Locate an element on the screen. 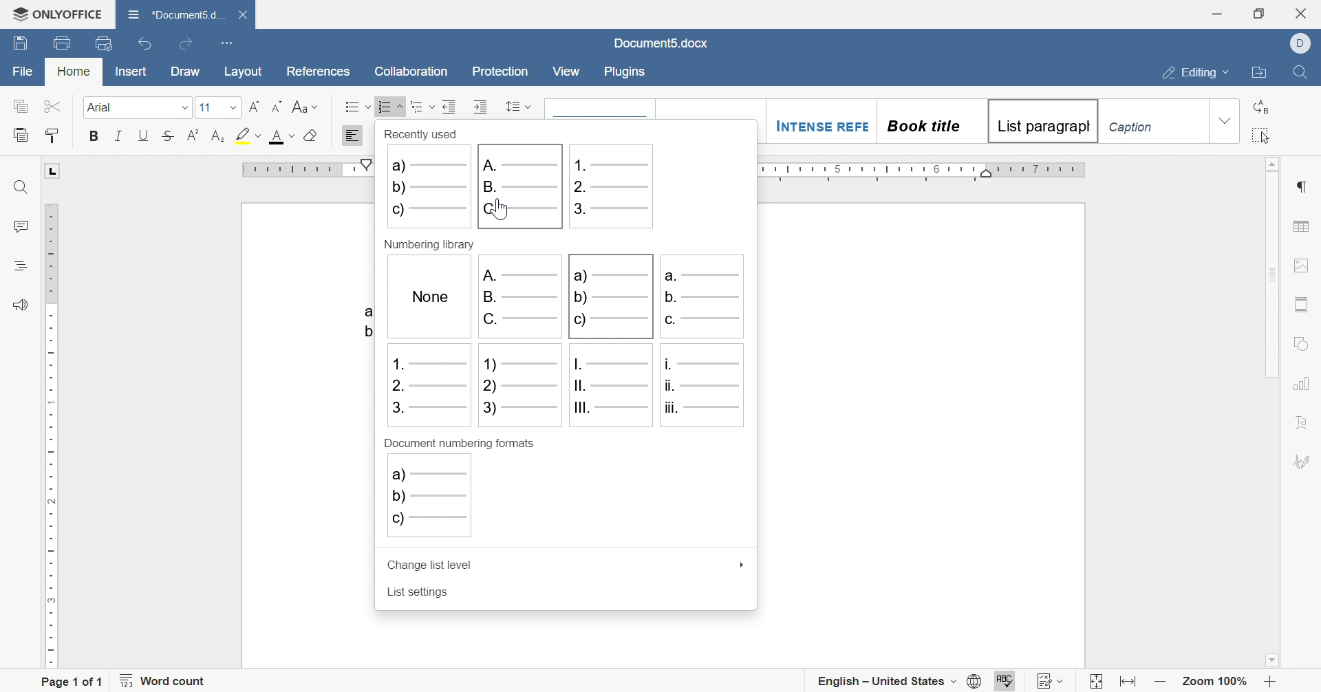 The width and height of the screenshot is (1321, 692). Ruler is located at coordinates (305, 167).